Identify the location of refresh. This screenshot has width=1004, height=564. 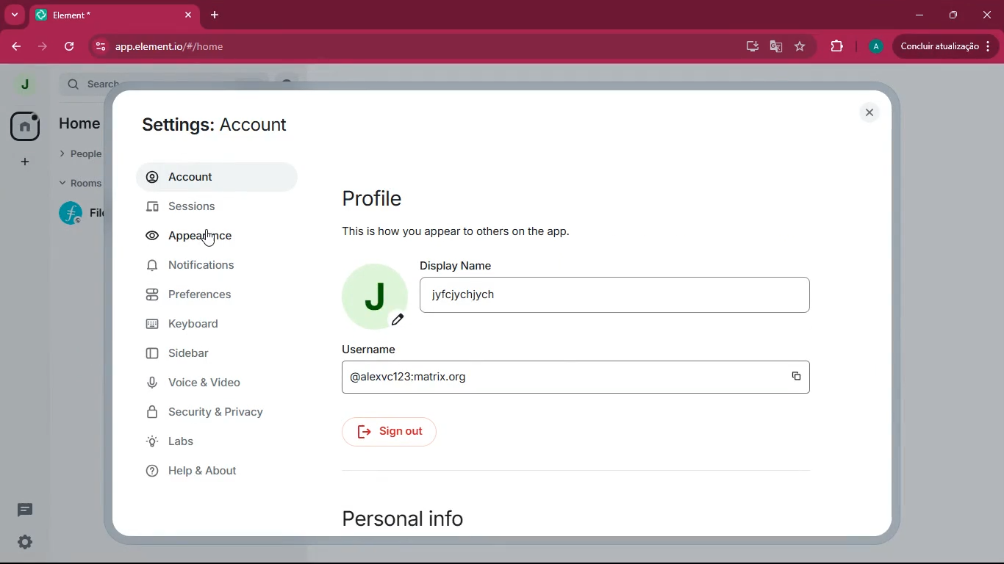
(68, 47).